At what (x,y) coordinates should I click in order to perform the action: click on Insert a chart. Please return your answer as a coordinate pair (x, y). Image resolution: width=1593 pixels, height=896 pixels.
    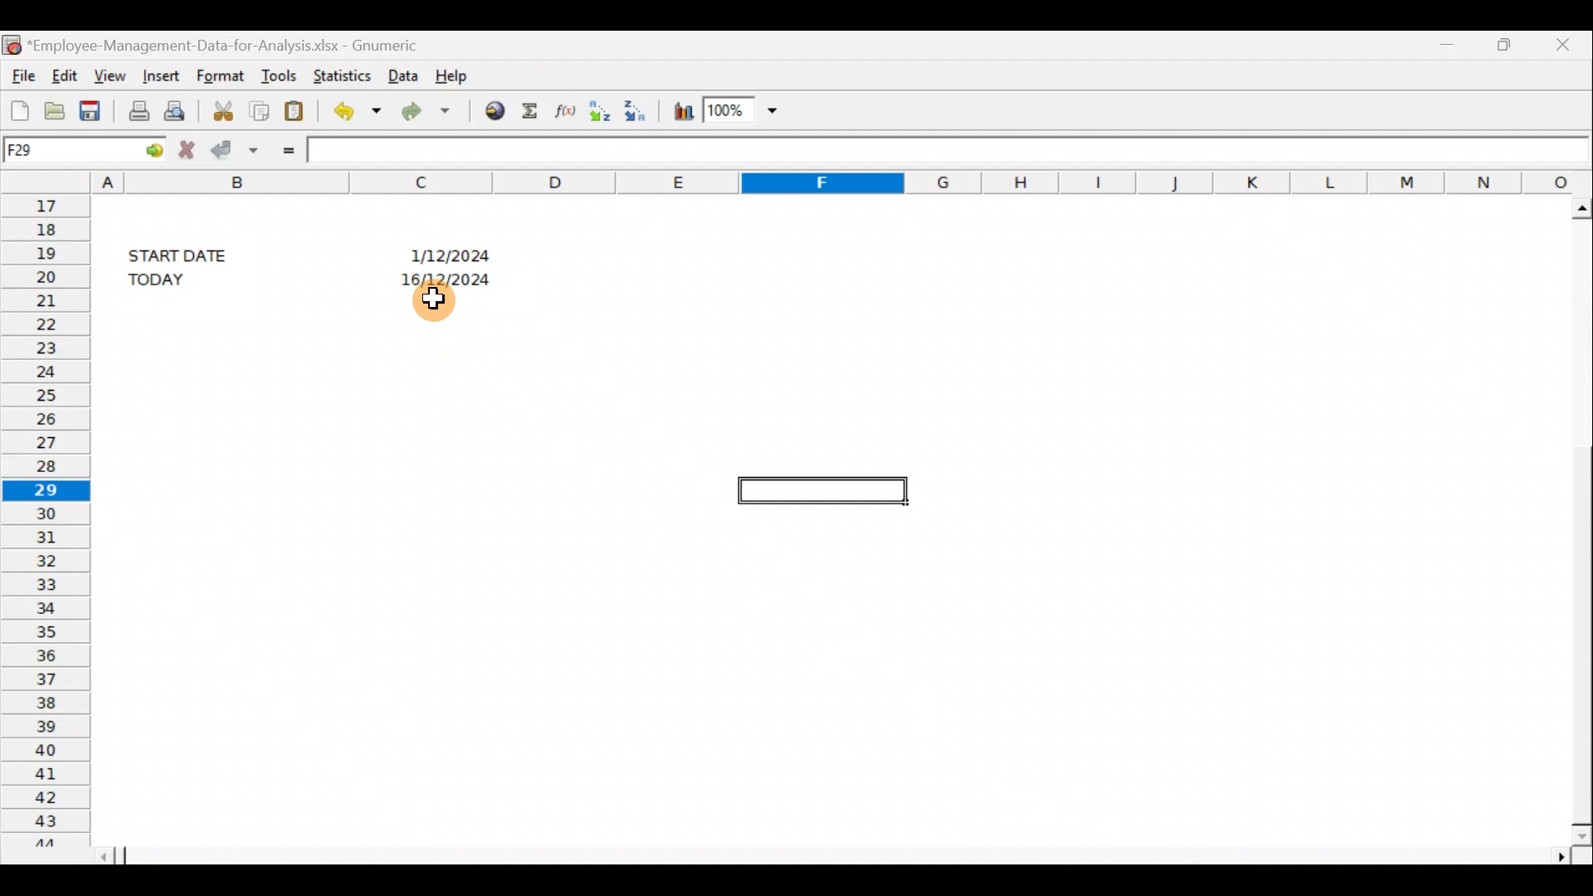
    Looking at the image, I should click on (682, 108).